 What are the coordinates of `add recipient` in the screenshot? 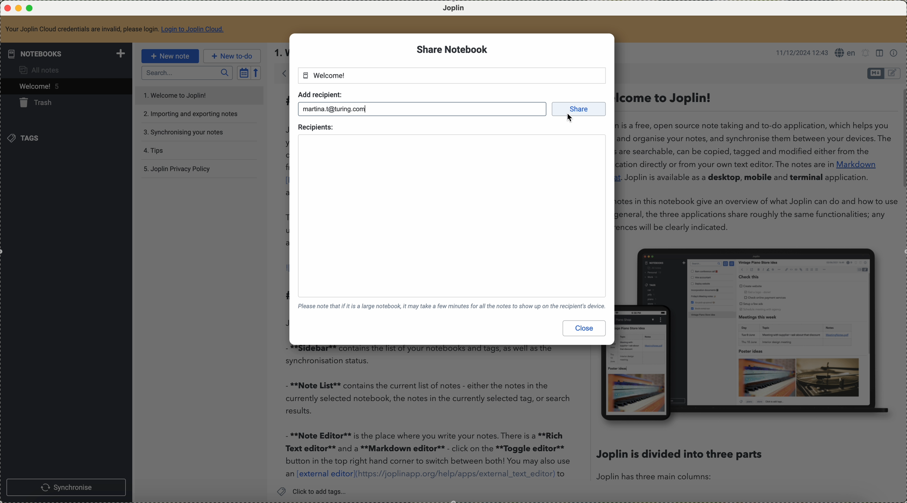 It's located at (320, 94).